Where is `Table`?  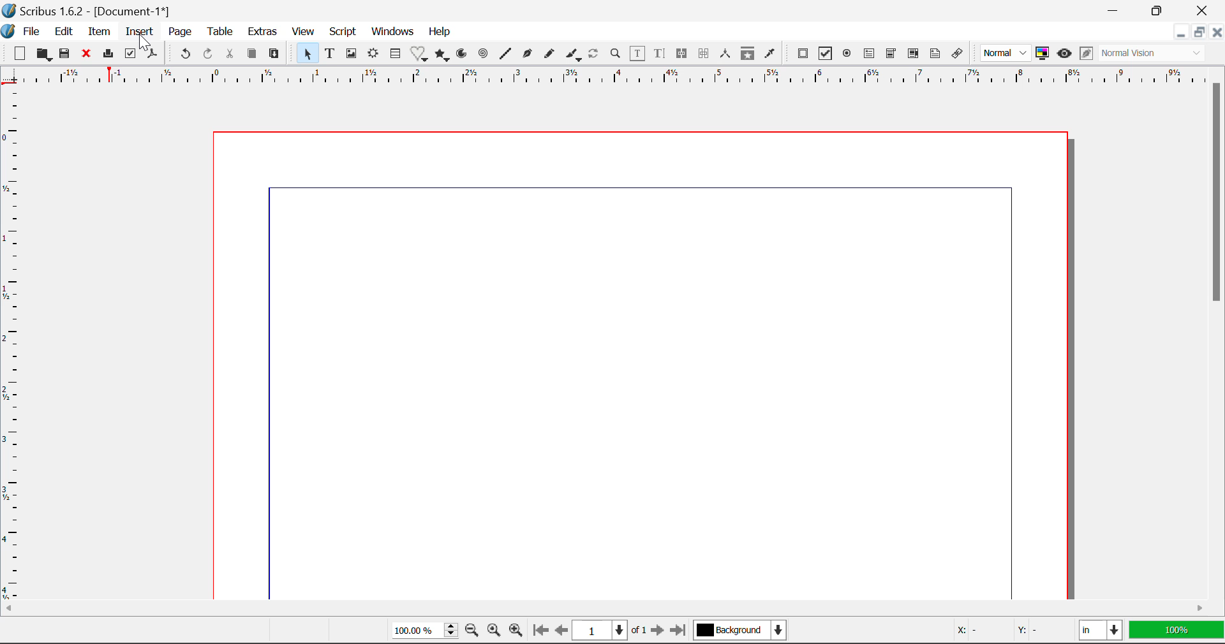
Table is located at coordinates (222, 31).